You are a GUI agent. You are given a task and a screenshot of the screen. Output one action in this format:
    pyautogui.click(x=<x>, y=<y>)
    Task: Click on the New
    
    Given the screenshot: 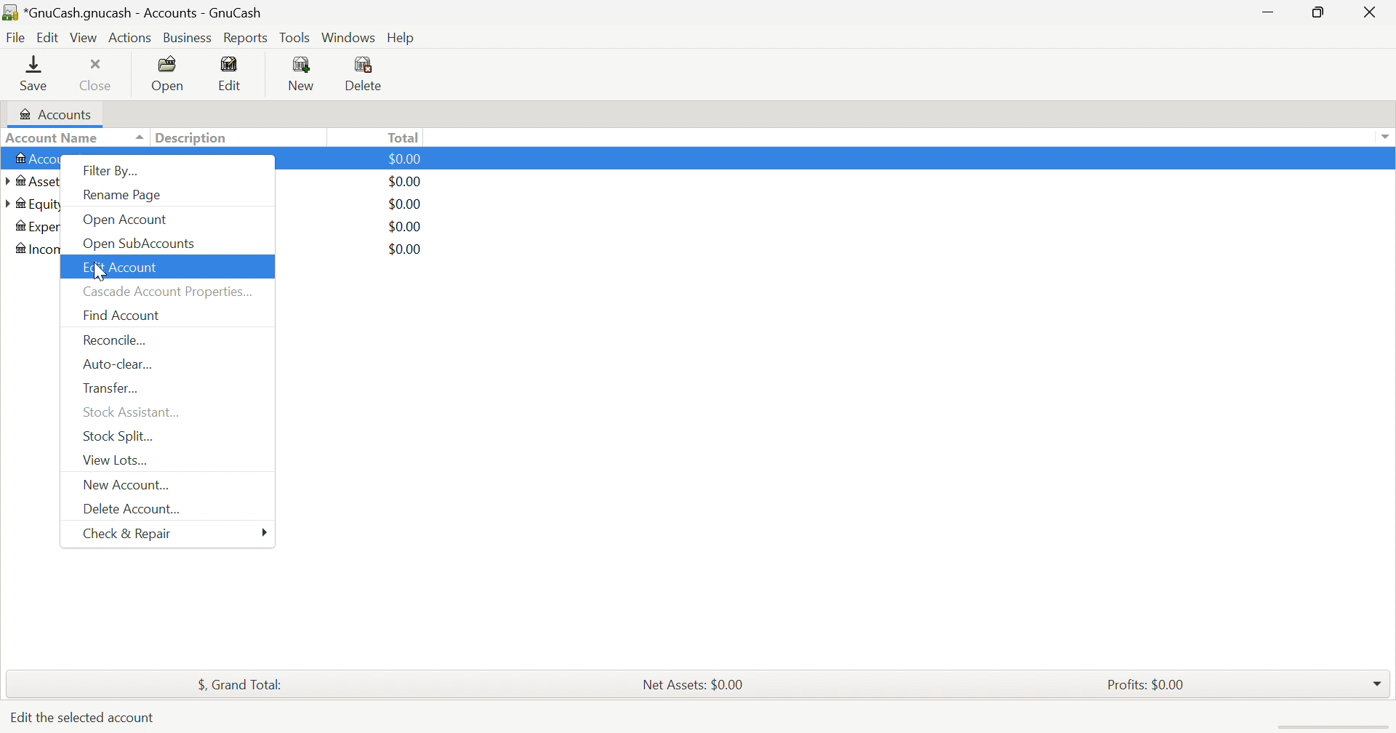 What is the action you would take?
    pyautogui.click(x=302, y=74)
    